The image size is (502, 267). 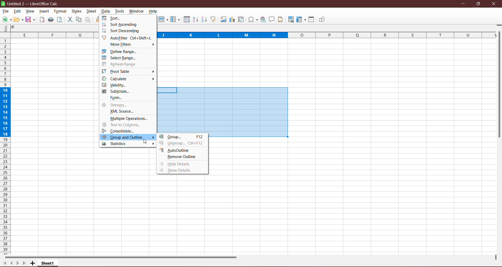 What do you see at coordinates (44, 11) in the screenshot?
I see `Insert` at bounding box center [44, 11].